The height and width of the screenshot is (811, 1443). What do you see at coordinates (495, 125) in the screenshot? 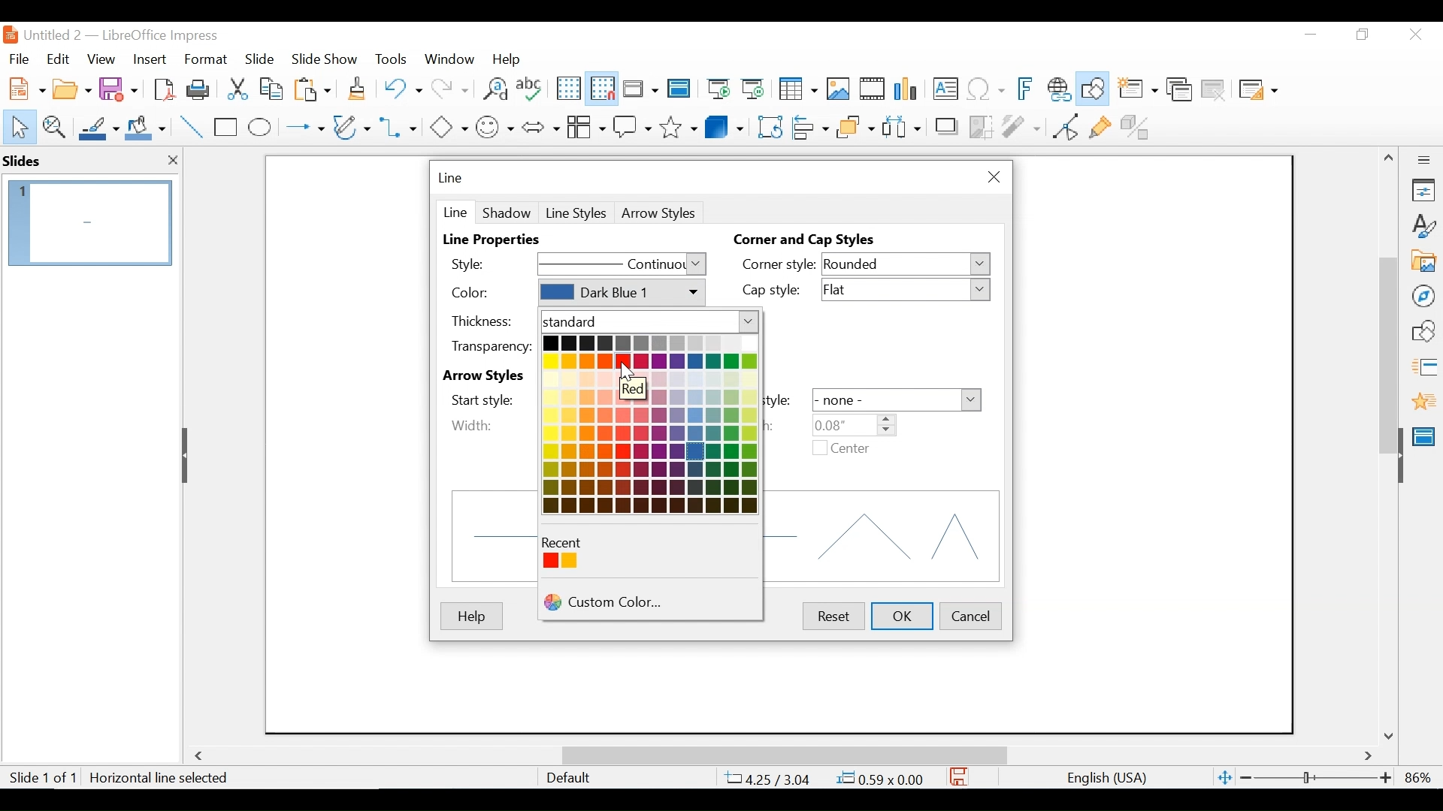
I see `Symbol shapes` at bounding box center [495, 125].